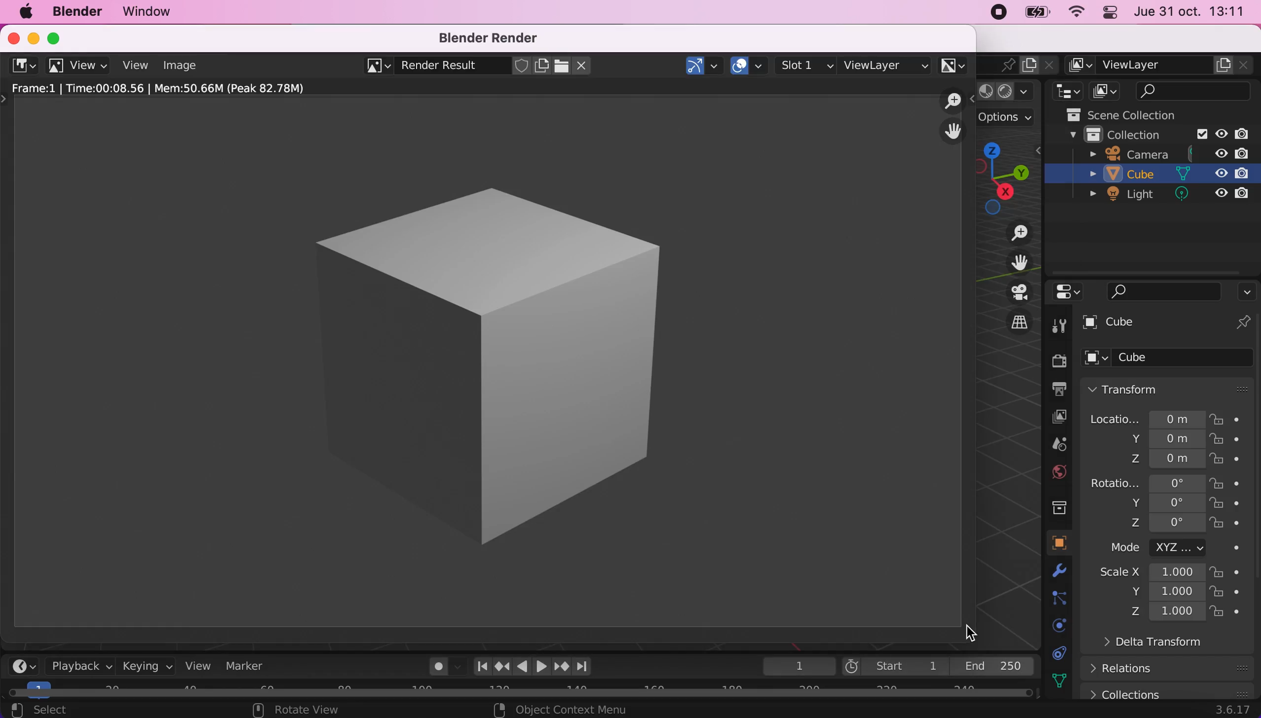 This screenshot has width=1261, height=718. What do you see at coordinates (1011, 233) in the screenshot?
I see `zoom in/out` at bounding box center [1011, 233].